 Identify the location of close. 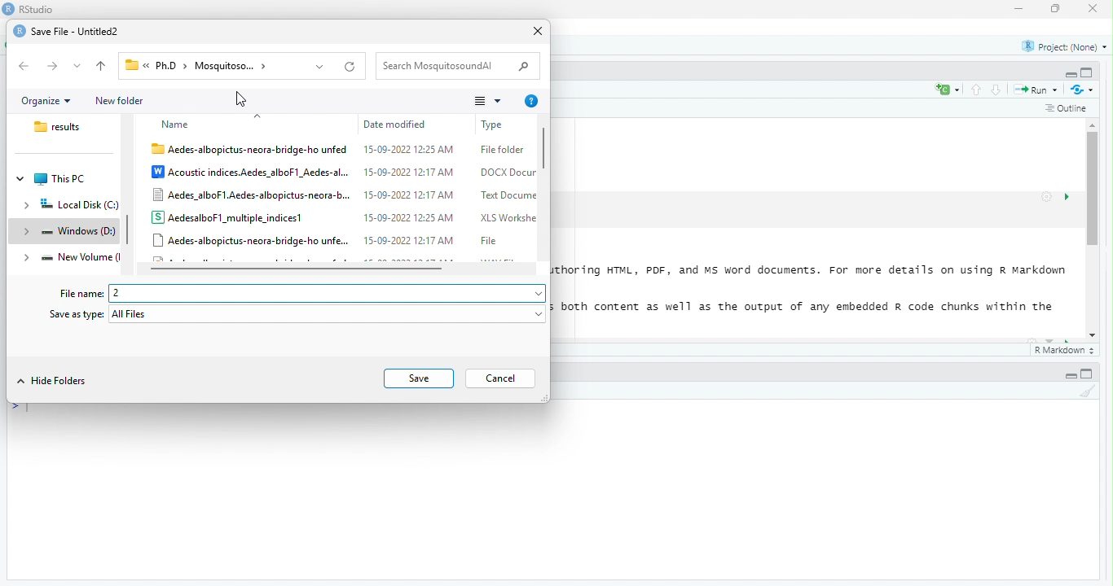
(539, 32).